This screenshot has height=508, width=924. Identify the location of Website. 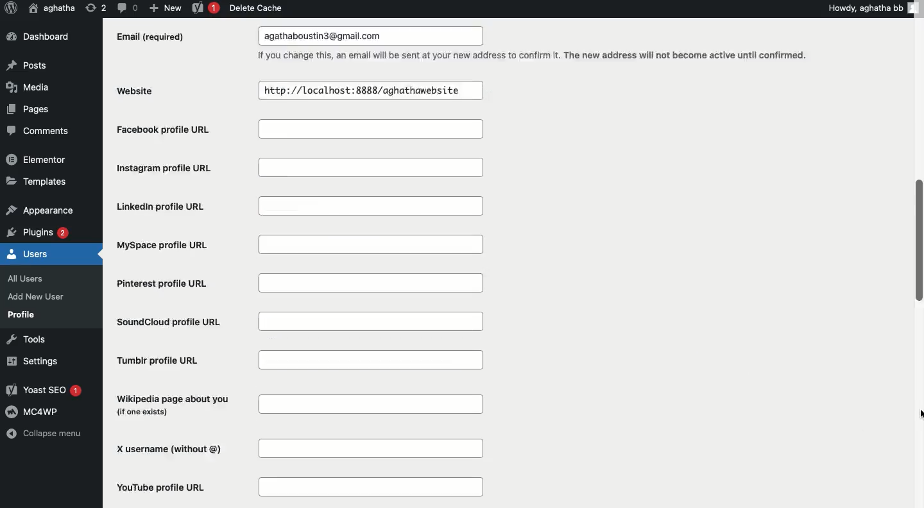
(139, 90).